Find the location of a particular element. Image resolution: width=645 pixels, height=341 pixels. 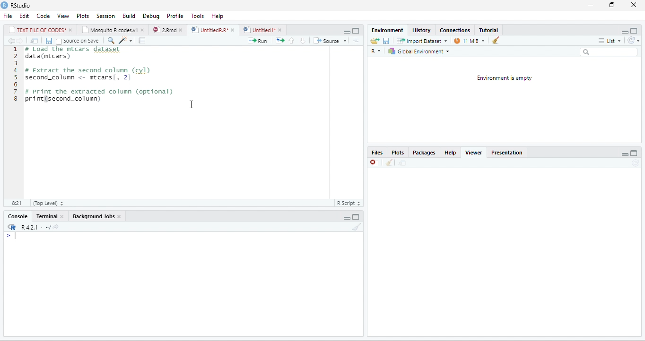

File is located at coordinates (7, 16).